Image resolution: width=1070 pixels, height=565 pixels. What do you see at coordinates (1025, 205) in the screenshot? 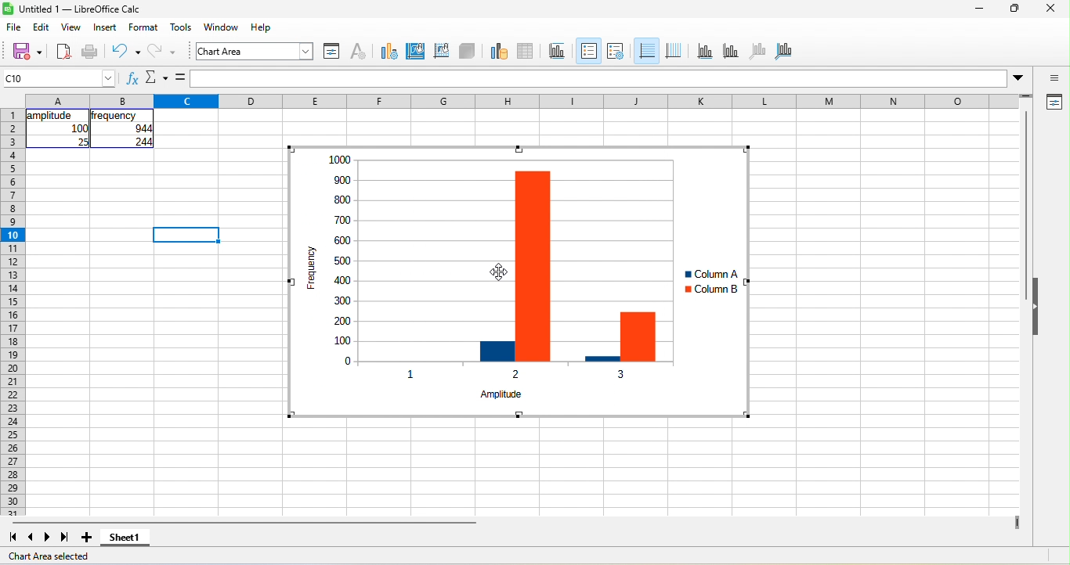
I see `Vertical slide bar` at bounding box center [1025, 205].